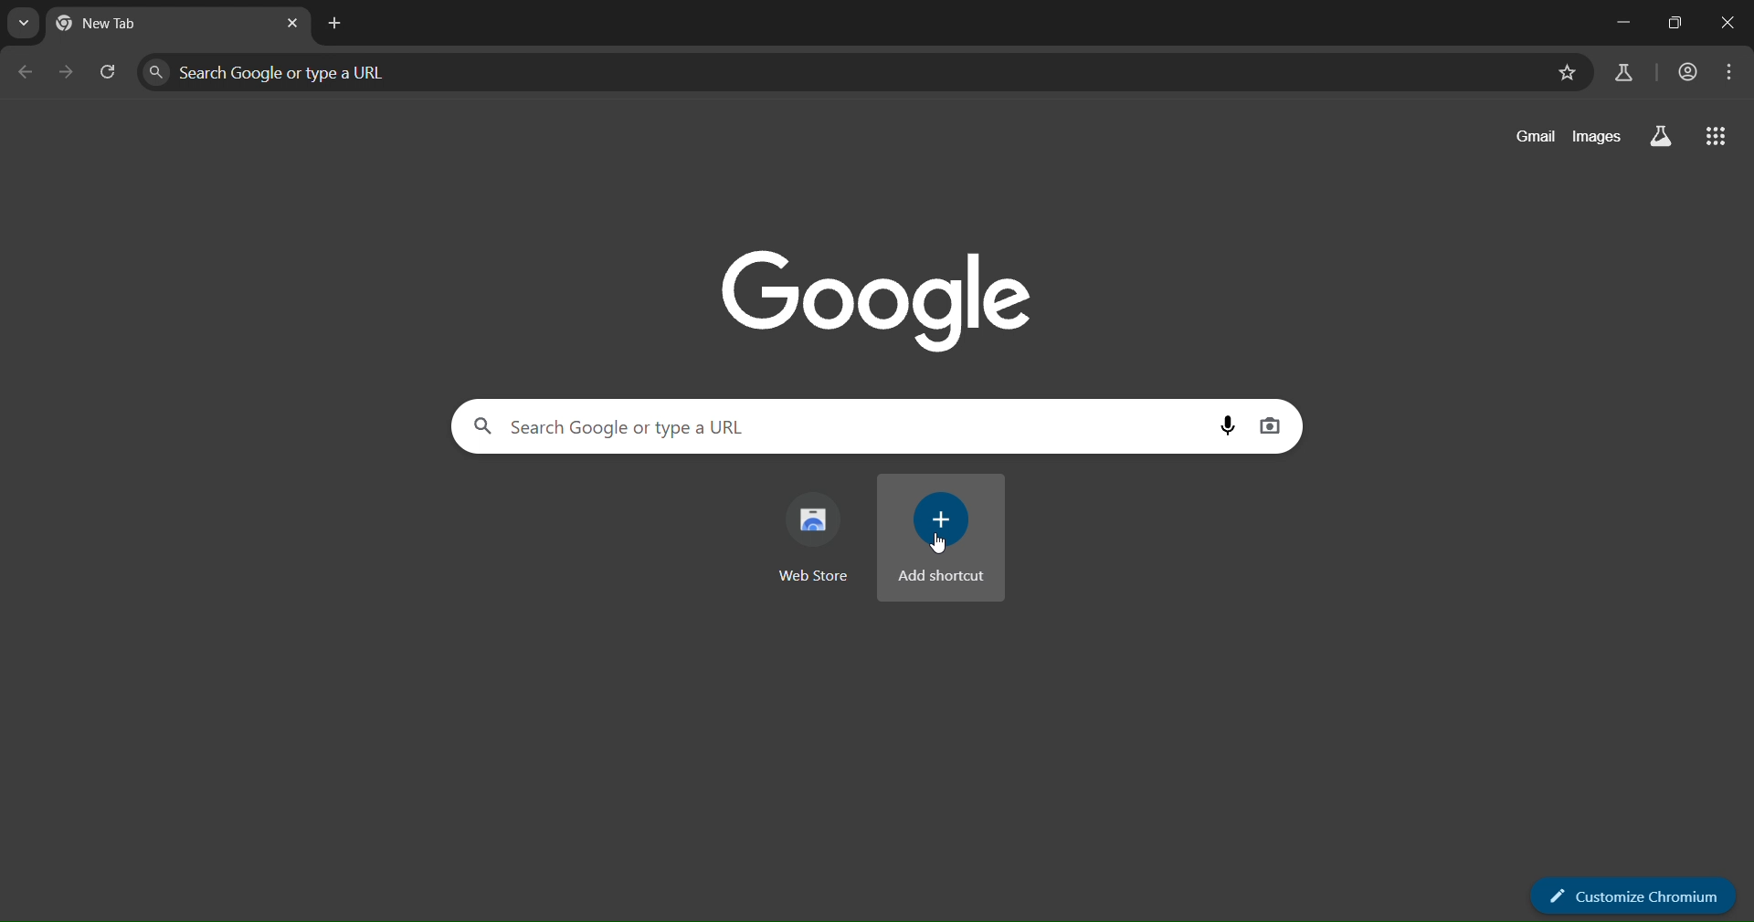 The image size is (1754, 922). I want to click on search labs, so click(1622, 72).